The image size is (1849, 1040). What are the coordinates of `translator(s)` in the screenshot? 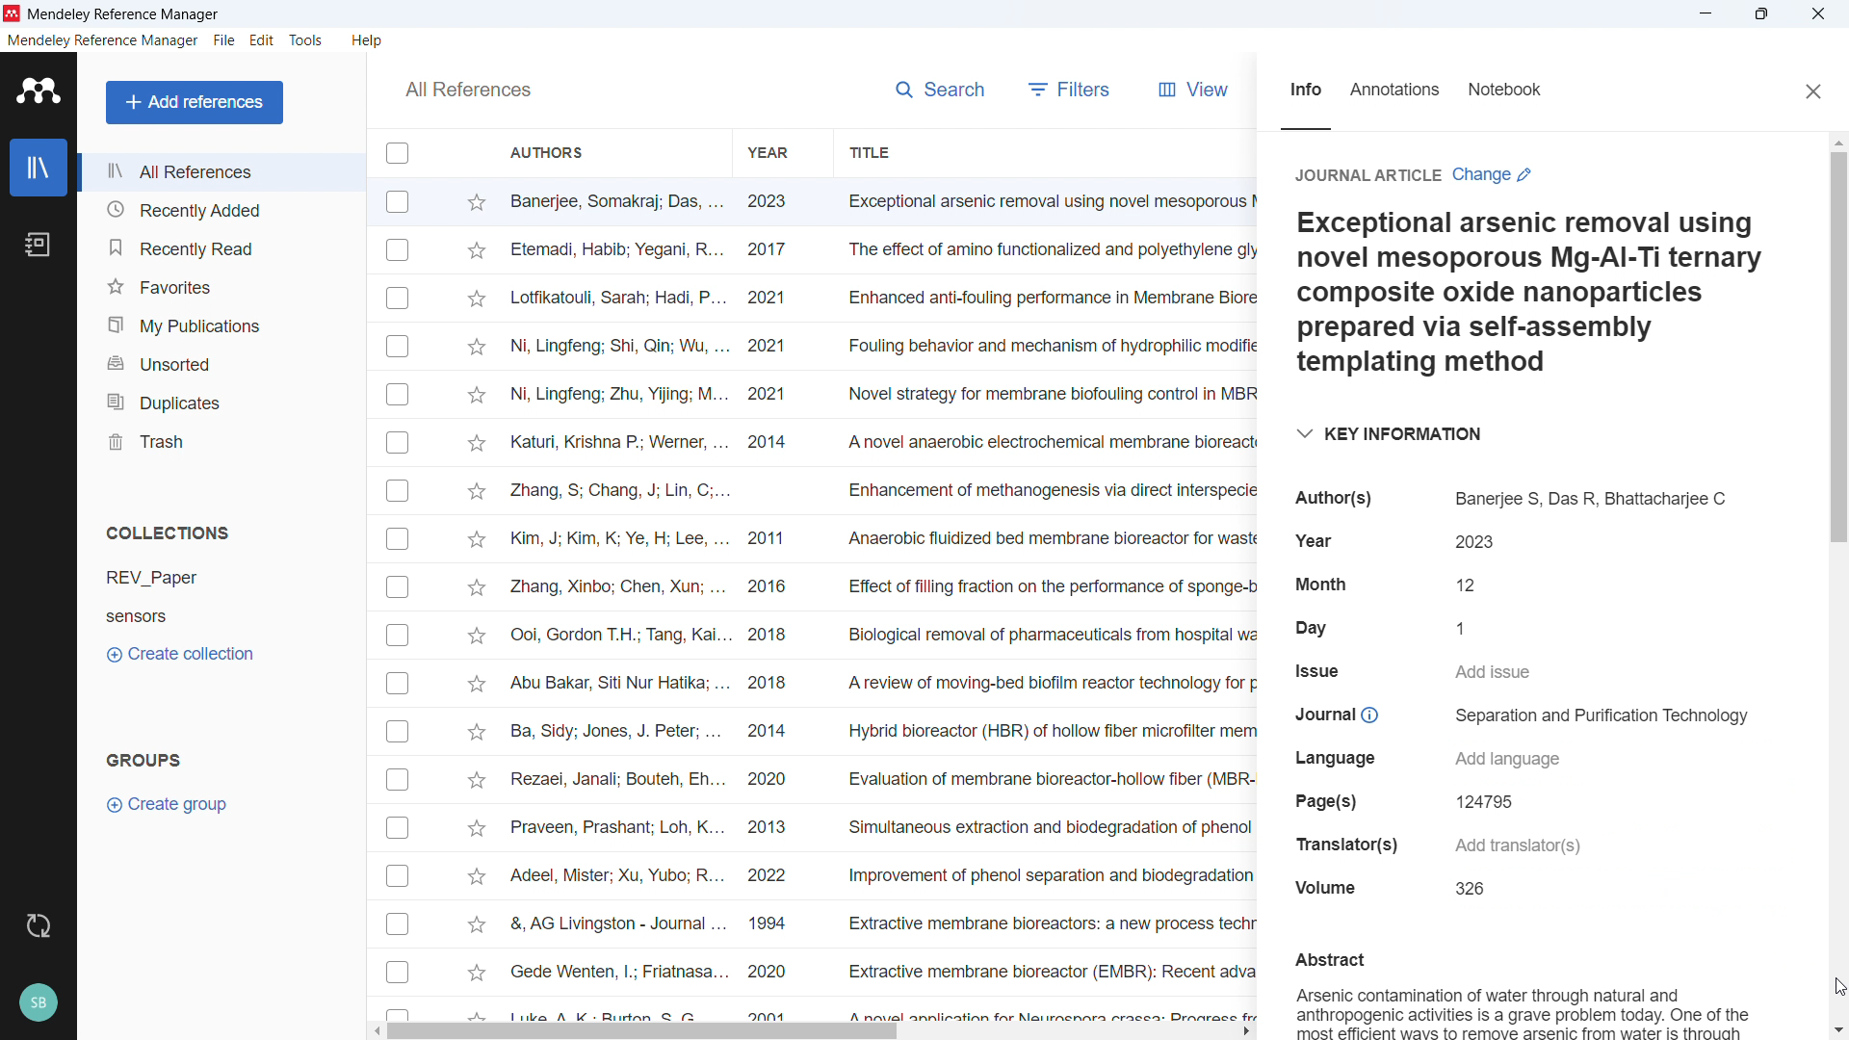 It's located at (1343, 847).